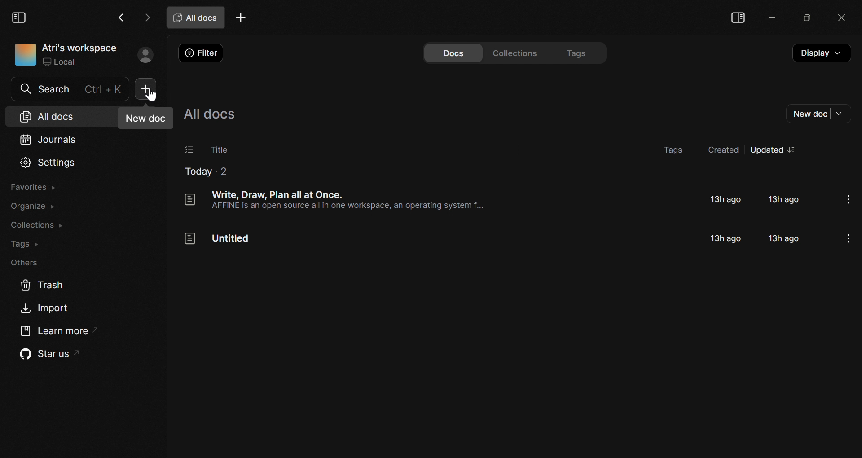  I want to click on Others, so click(27, 263).